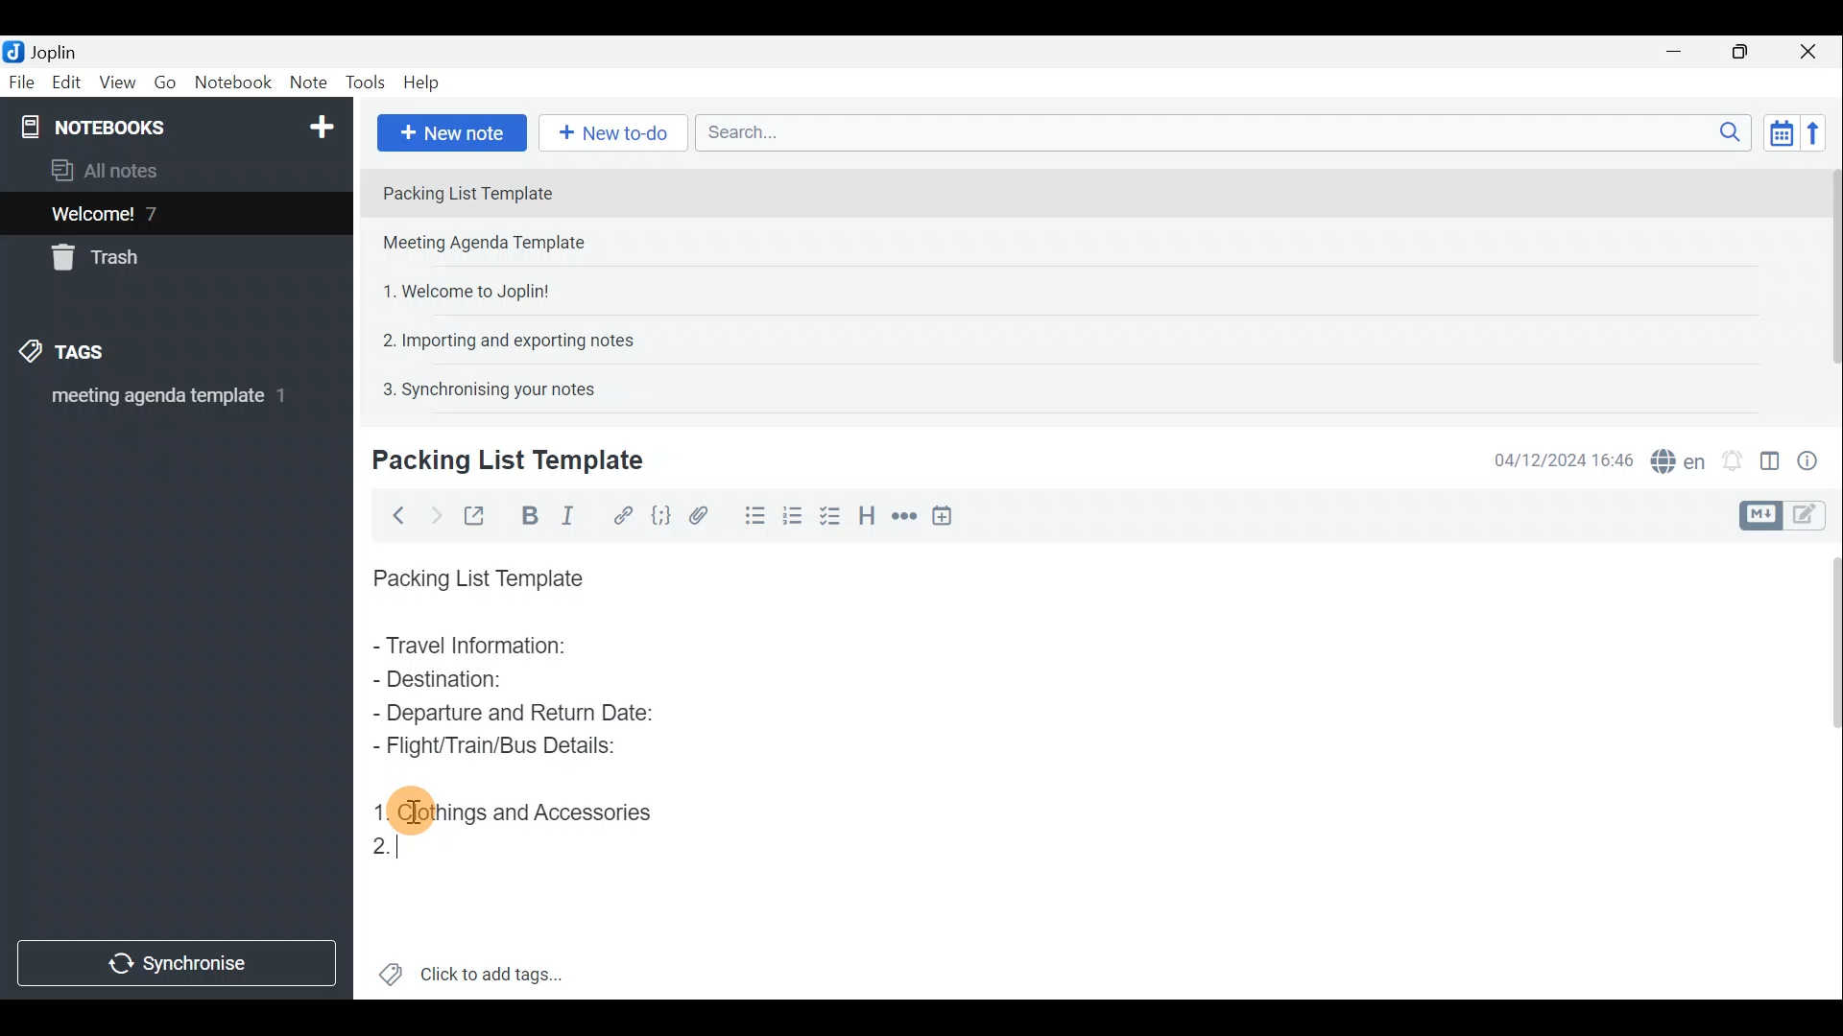 Image resolution: width=1843 pixels, height=1036 pixels. Describe the element at coordinates (1732, 456) in the screenshot. I see `Set alarm` at that location.